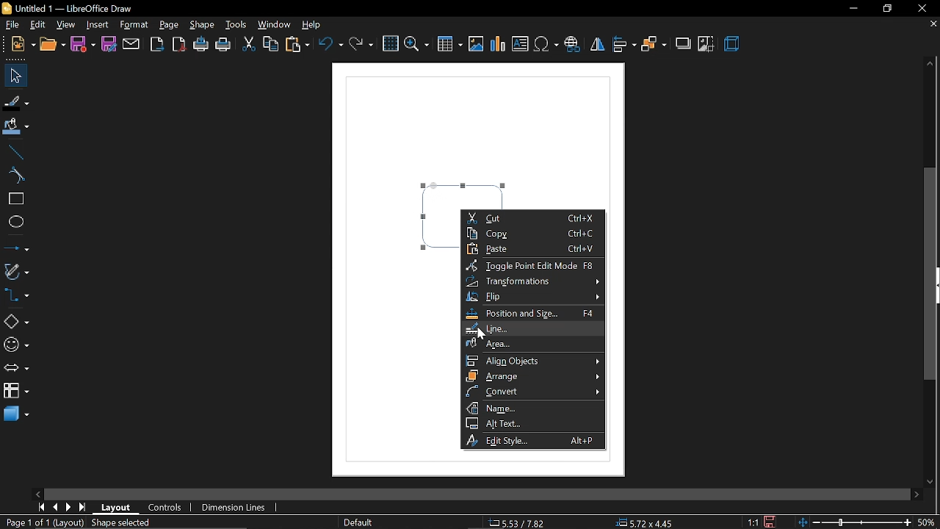 The image size is (940, 529). What do you see at coordinates (66, 7) in the screenshot?
I see `current window` at bounding box center [66, 7].